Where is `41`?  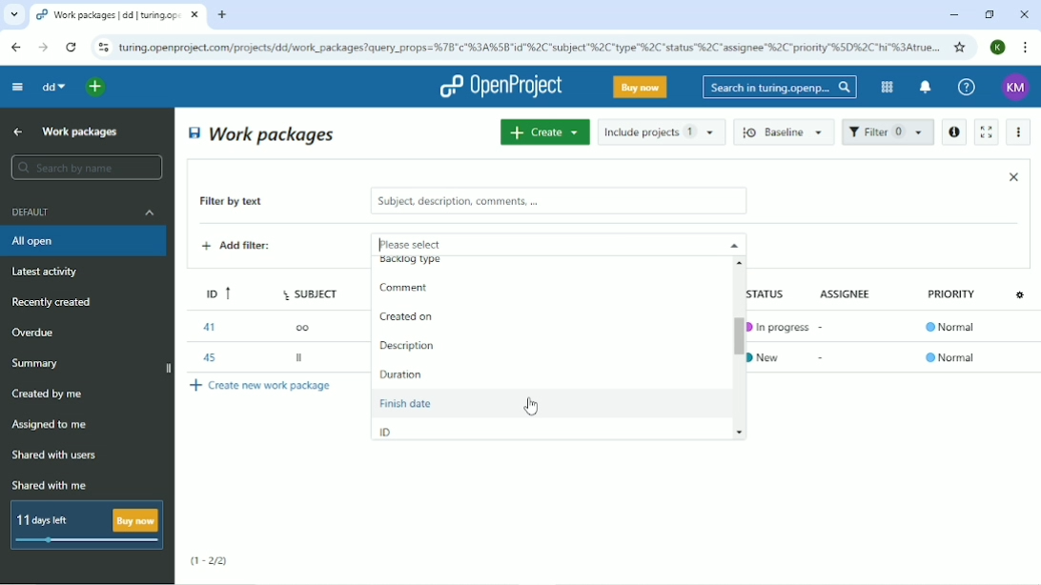
41 is located at coordinates (208, 327).